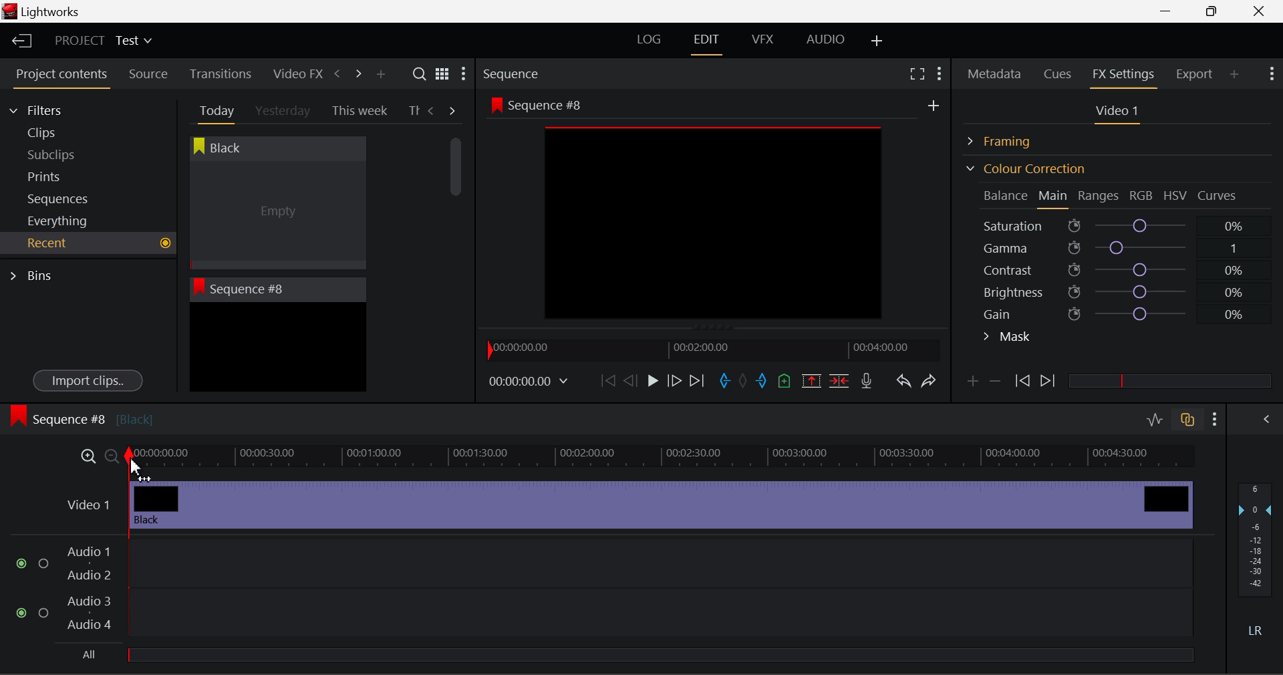 This screenshot has height=675, width=1283. What do you see at coordinates (1156, 418) in the screenshot?
I see `Toggle audio editing levels` at bounding box center [1156, 418].